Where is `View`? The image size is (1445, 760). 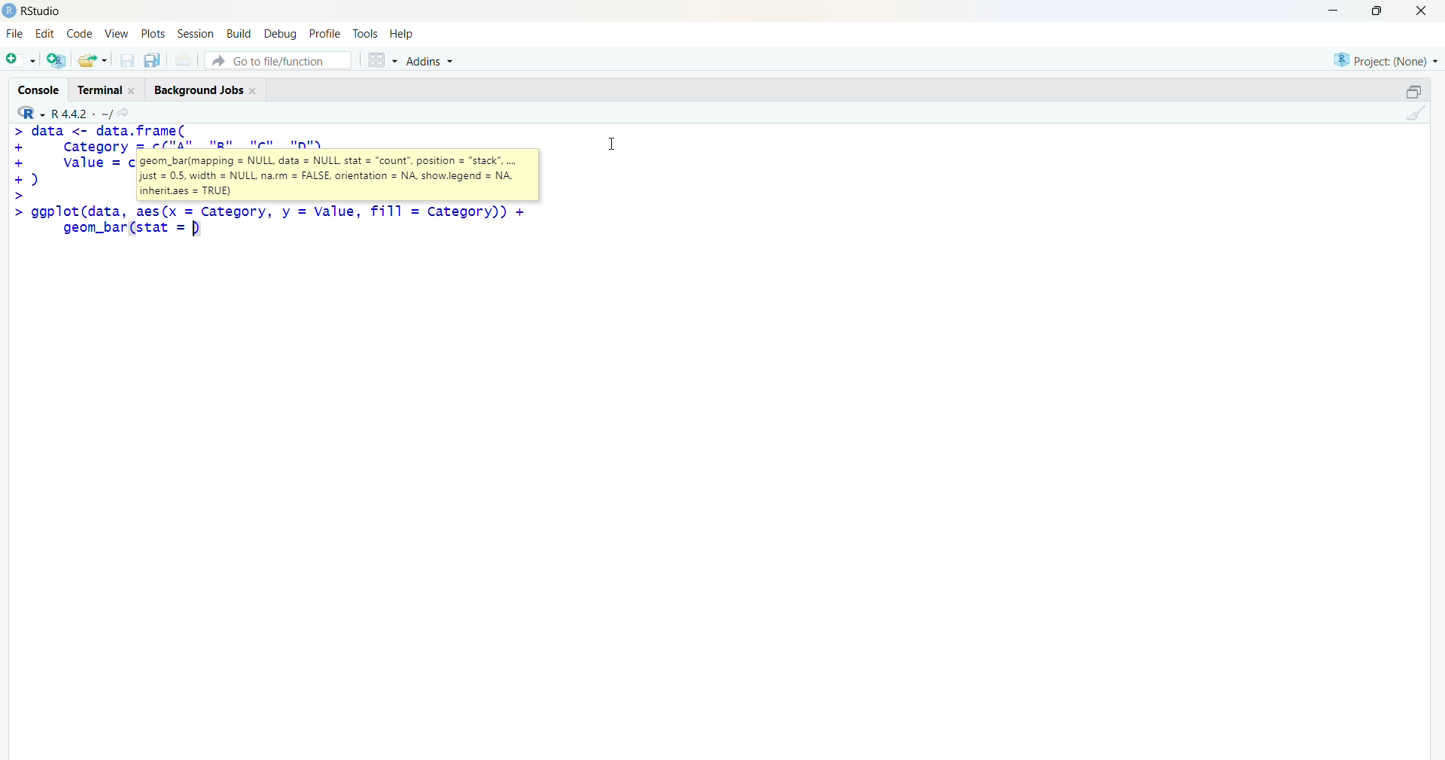 View is located at coordinates (117, 34).